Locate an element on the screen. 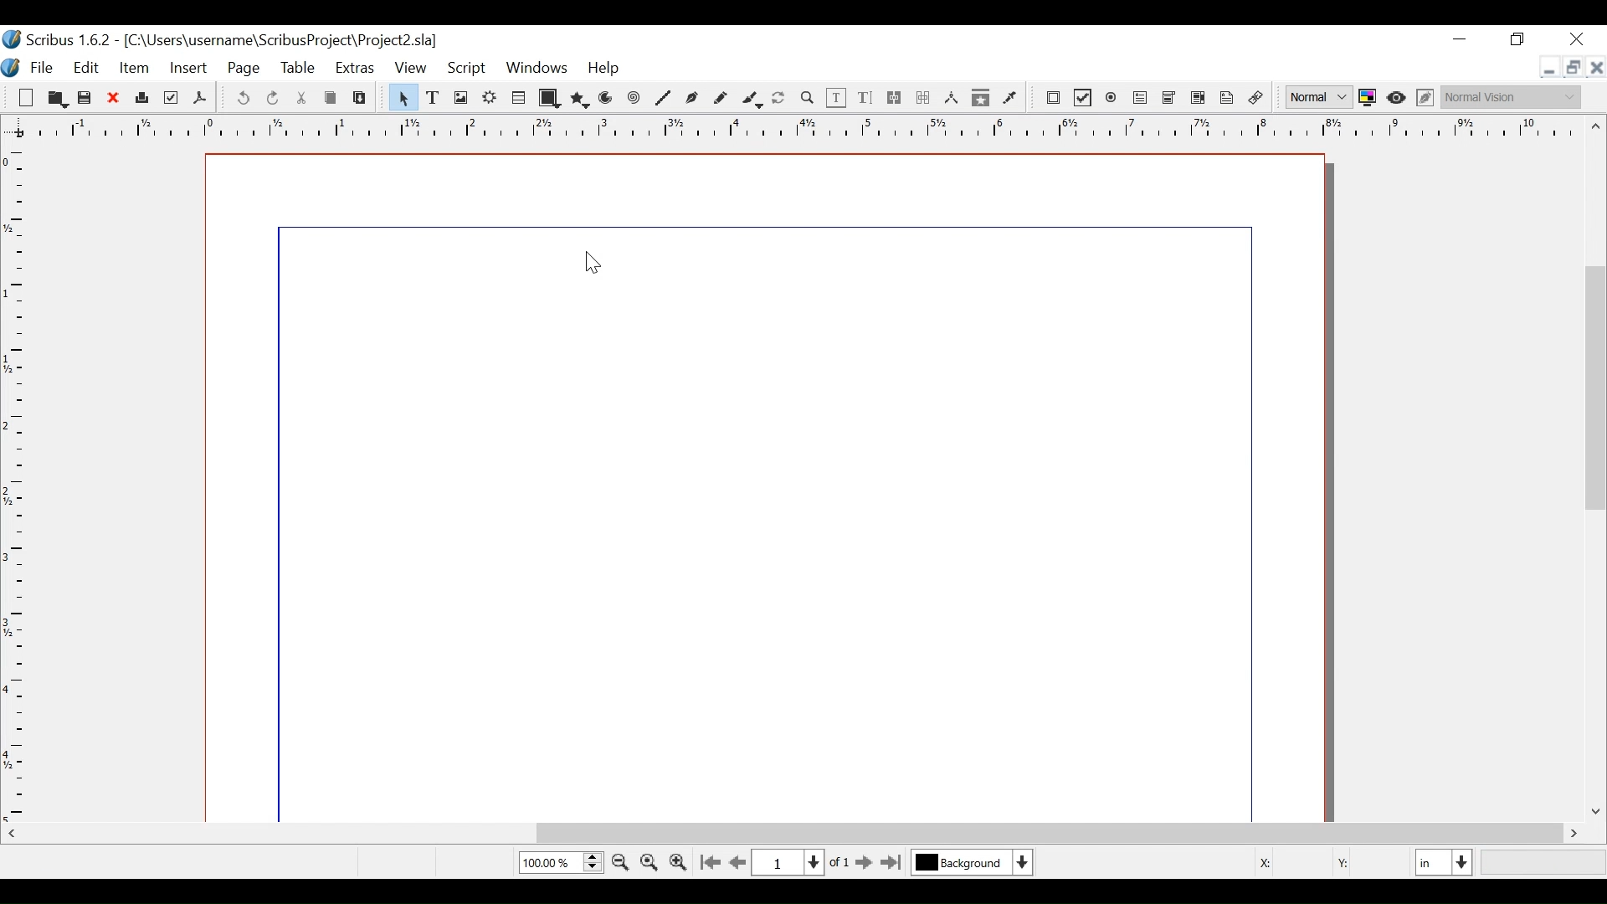 The height and width of the screenshot is (904, 1607). Preflight Verifier is located at coordinates (172, 100).